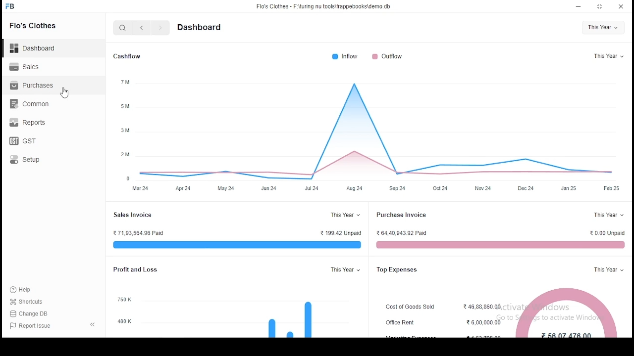 The width and height of the screenshot is (634, 356). What do you see at coordinates (397, 189) in the screenshot?
I see `sep 24` at bounding box center [397, 189].